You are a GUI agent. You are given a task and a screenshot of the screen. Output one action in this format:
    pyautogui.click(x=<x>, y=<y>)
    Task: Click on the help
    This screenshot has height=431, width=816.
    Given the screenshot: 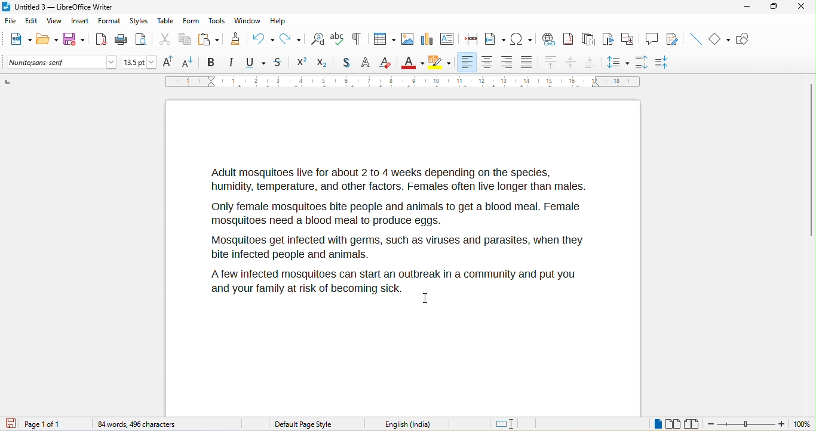 What is the action you would take?
    pyautogui.click(x=277, y=20)
    